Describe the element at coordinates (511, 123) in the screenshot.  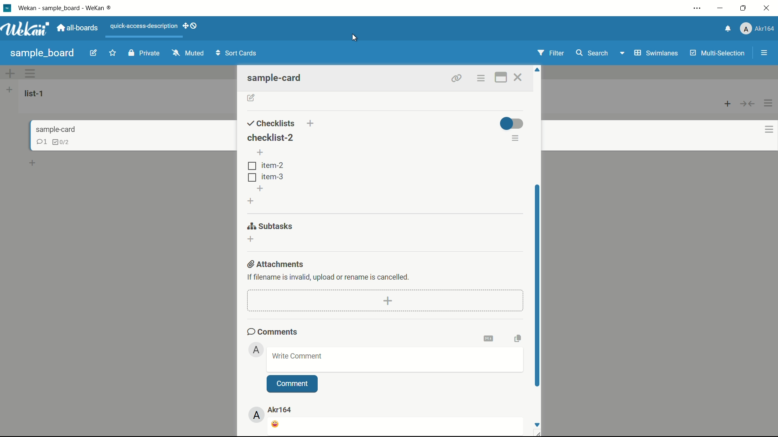
I see `toggle button` at that location.